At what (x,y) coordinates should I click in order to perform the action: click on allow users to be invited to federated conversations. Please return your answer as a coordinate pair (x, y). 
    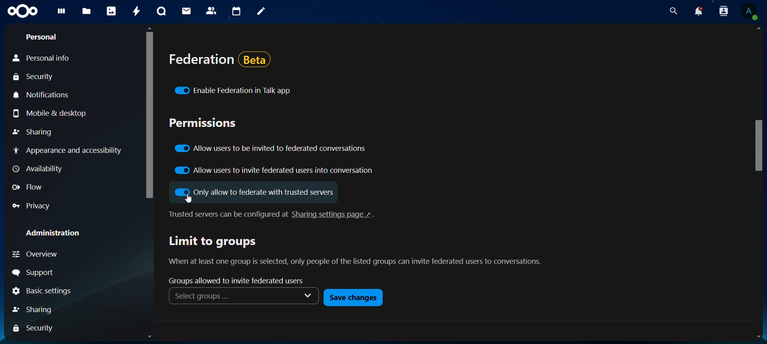
    Looking at the image, I should click on (273, 149).